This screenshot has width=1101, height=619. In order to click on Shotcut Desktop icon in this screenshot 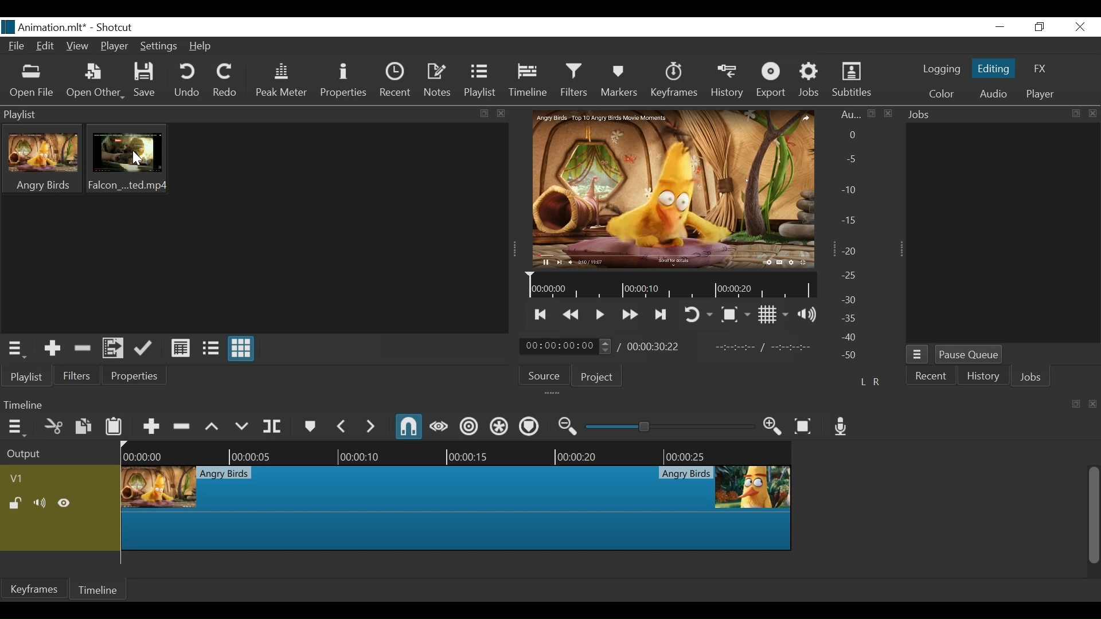, I will do `click(8, 27)`.